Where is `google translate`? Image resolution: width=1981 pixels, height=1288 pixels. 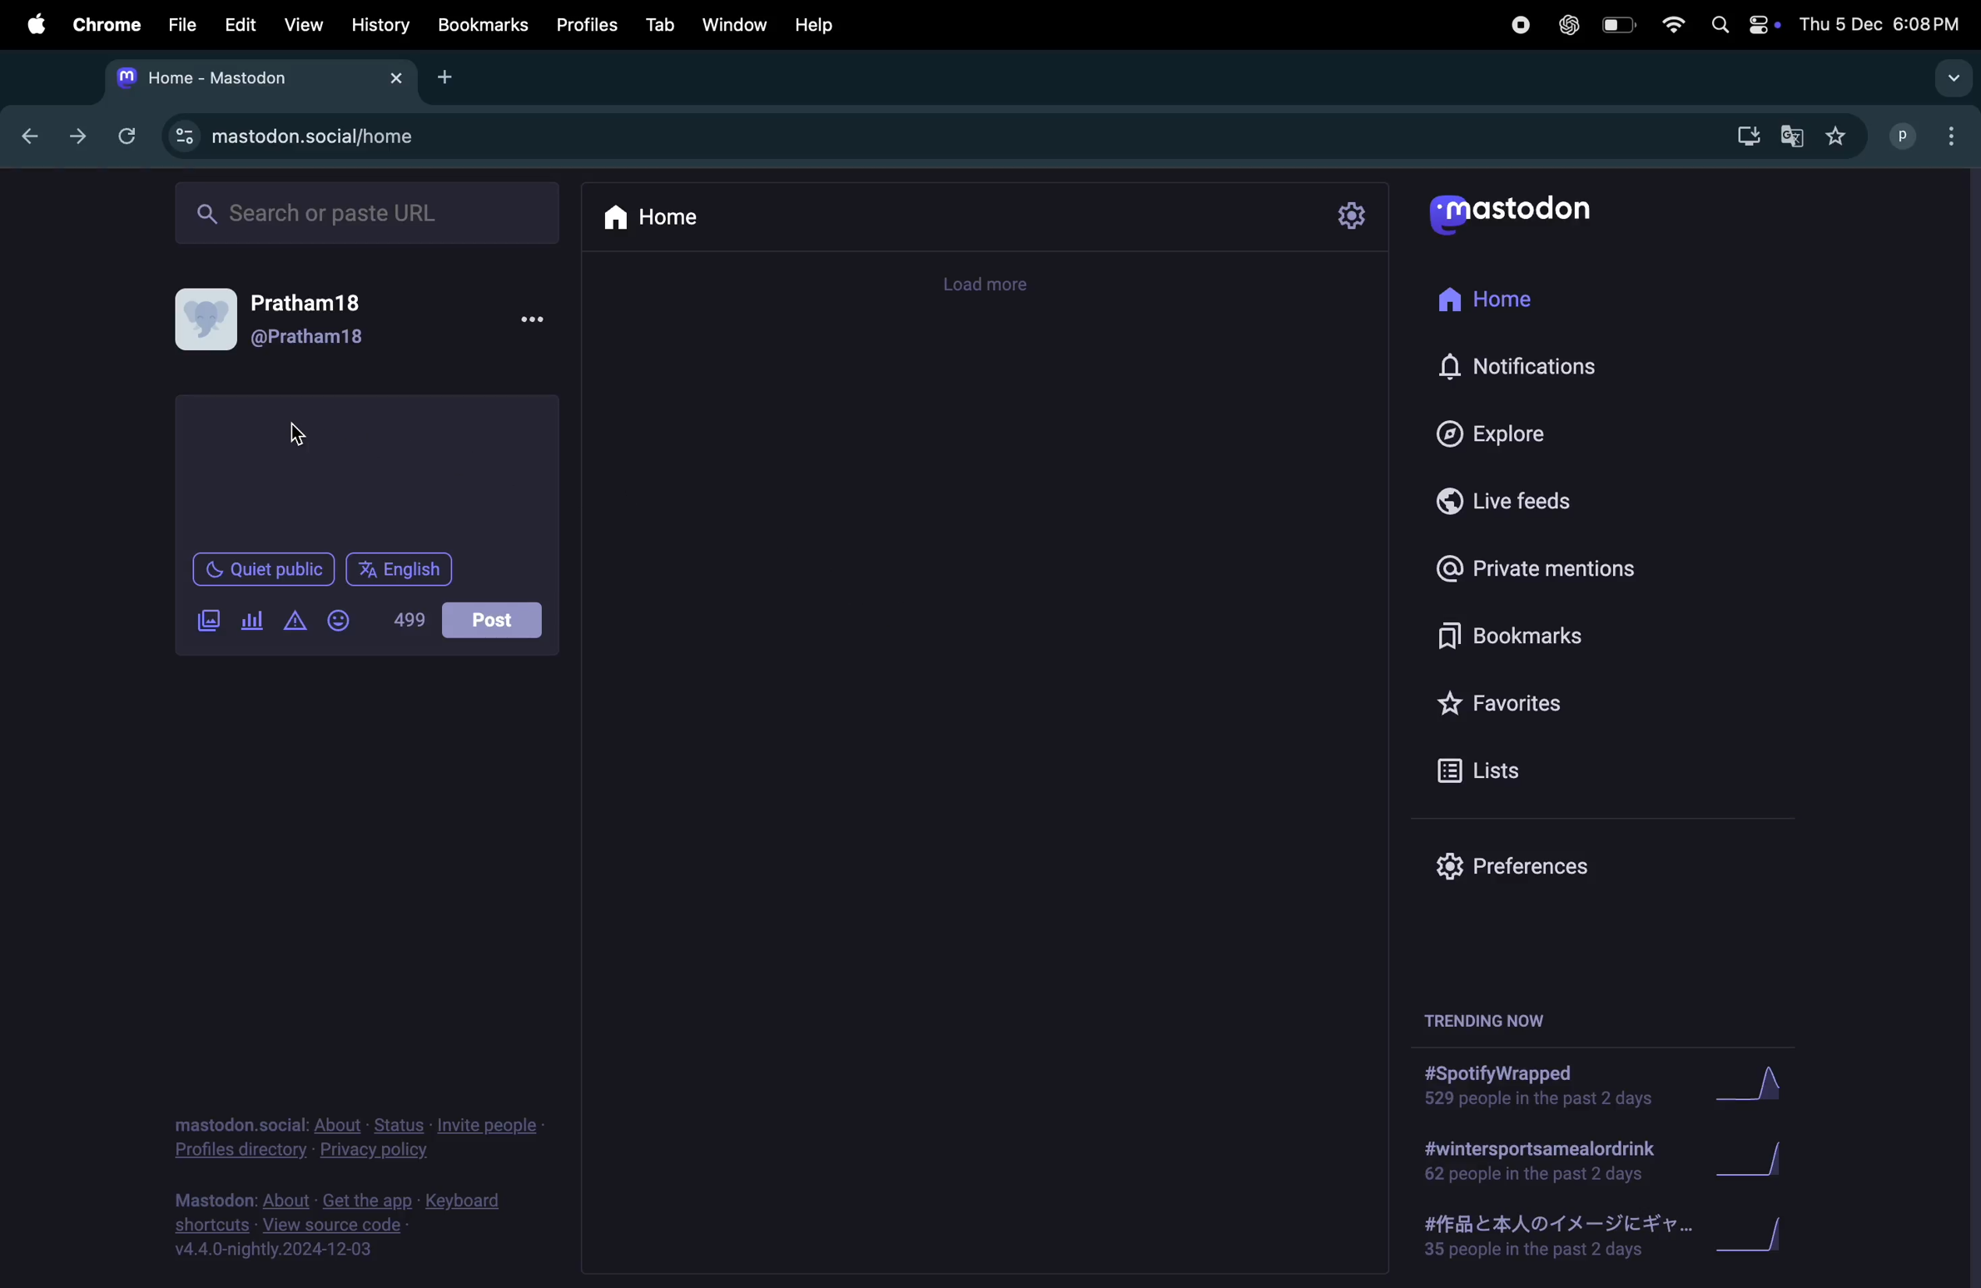
google translate is located at coordinates (1797, 139).